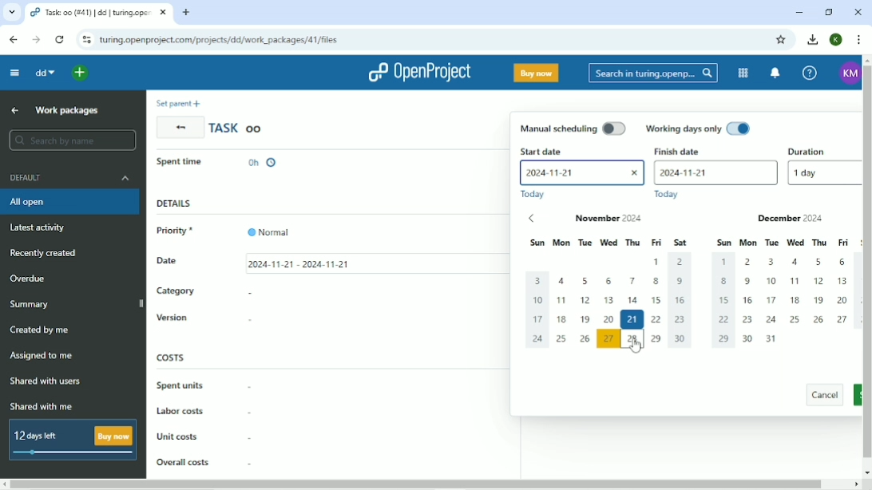 Image resolution: width=872 pixels, height=490 pixels. What do you see at coordinates (822, 394) in the screenshot?
I see `Cancel` at bounding box center [822, 394].